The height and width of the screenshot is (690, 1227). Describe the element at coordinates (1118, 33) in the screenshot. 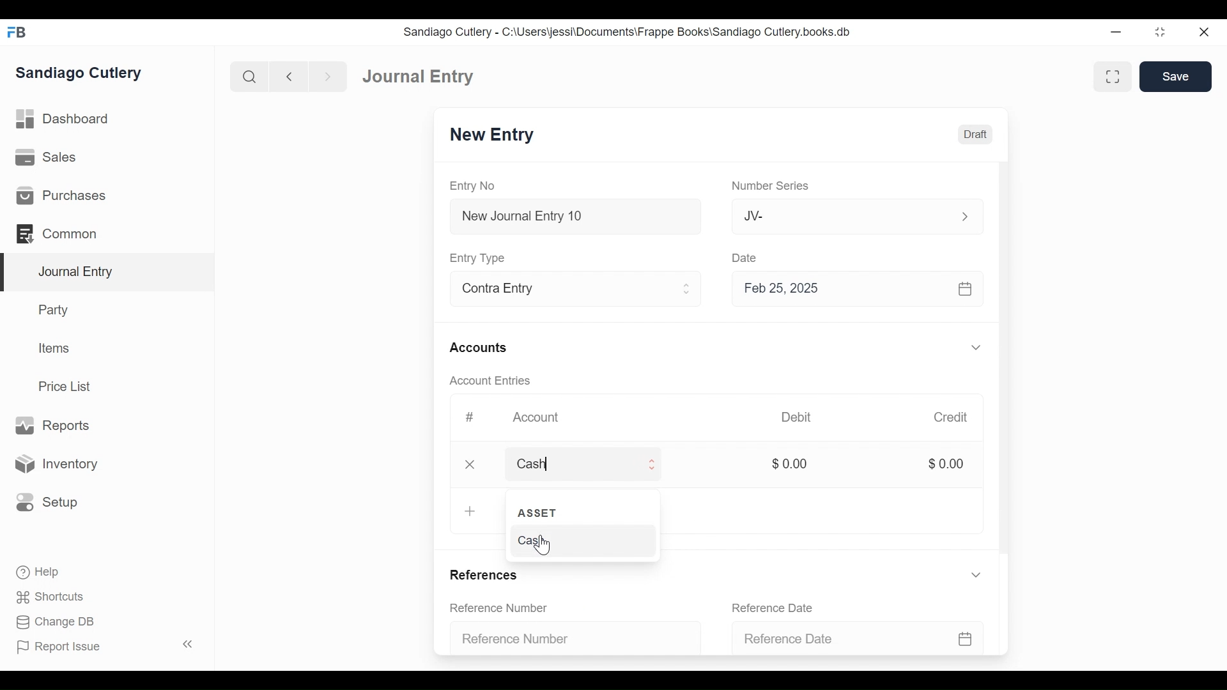

I see `Minimize` at that location.